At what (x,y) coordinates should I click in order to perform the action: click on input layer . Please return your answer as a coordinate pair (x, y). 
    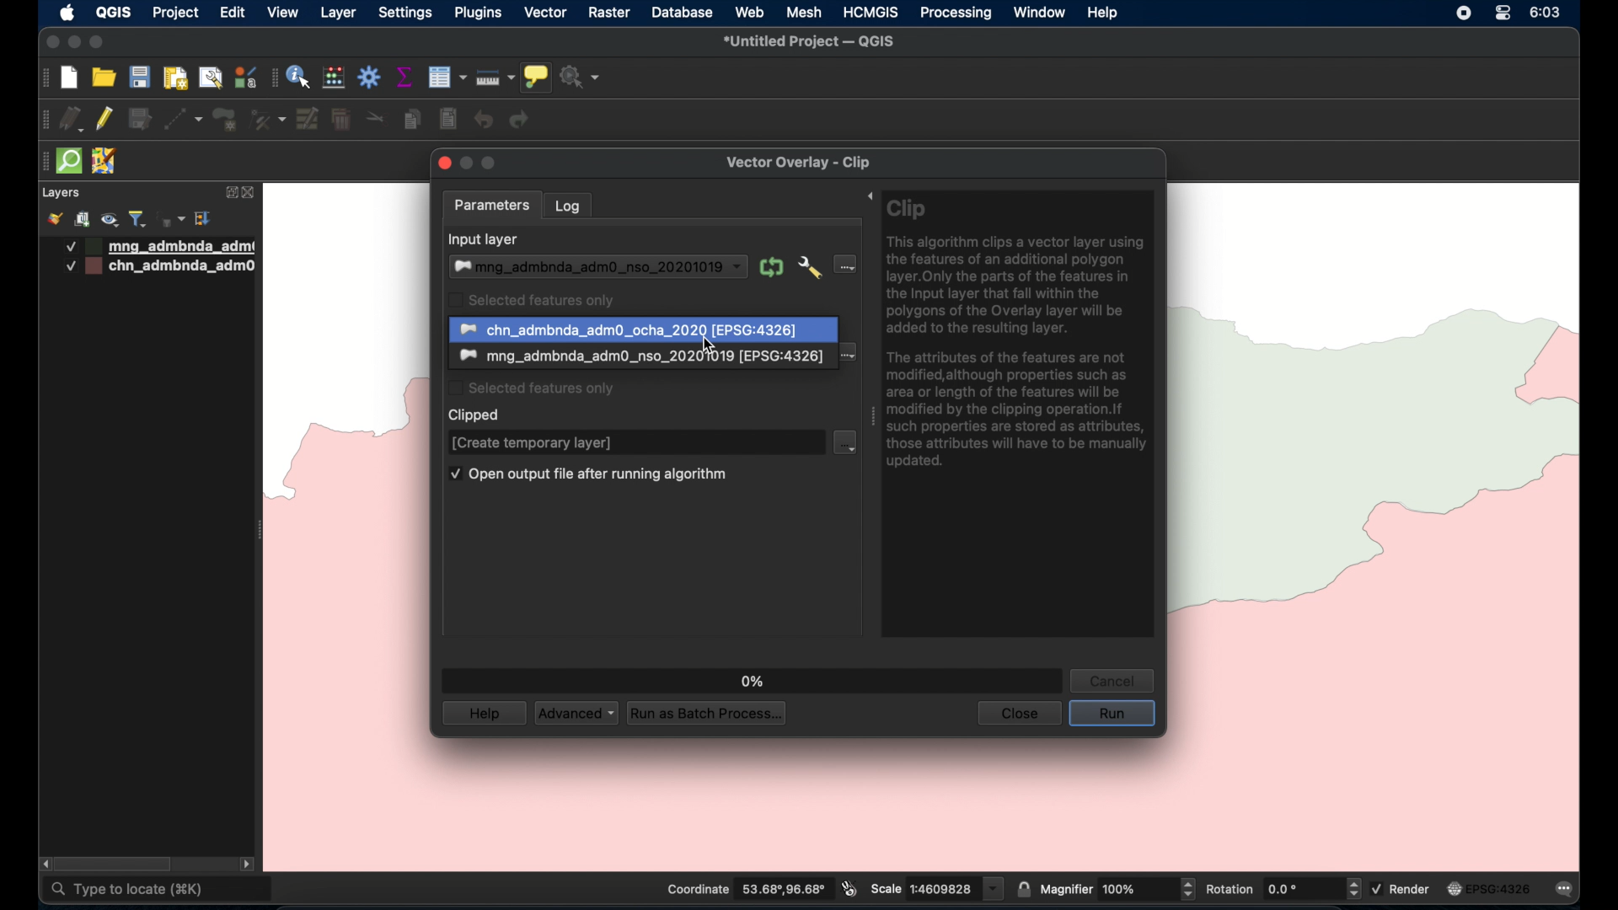
    Looking at the image, I should click on (485, 240).